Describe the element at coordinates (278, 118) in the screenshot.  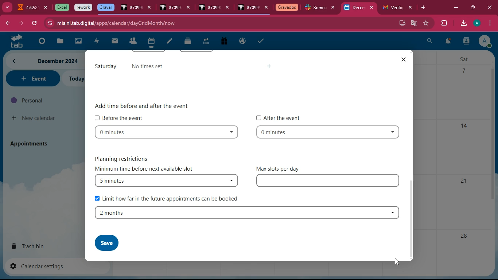
I see `After the event` at that location.